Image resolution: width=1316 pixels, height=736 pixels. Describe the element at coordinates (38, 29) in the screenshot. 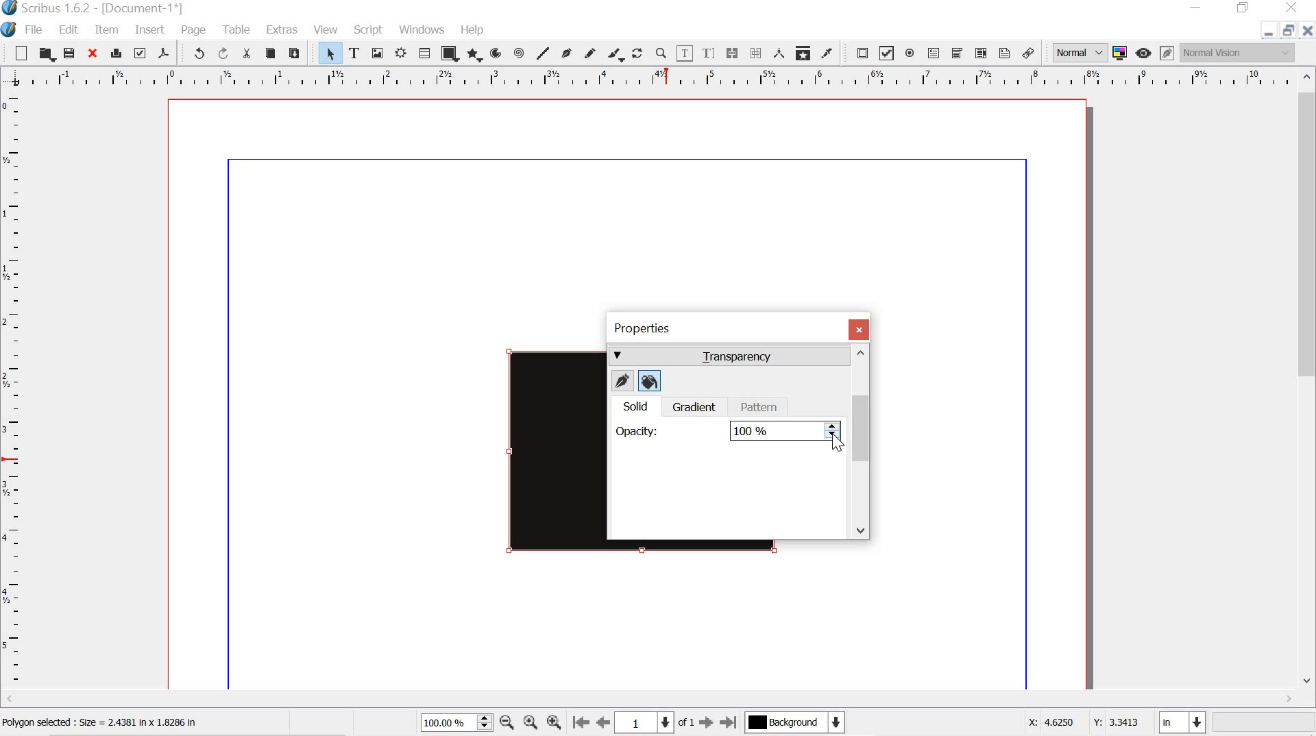

I see `file` at that location.